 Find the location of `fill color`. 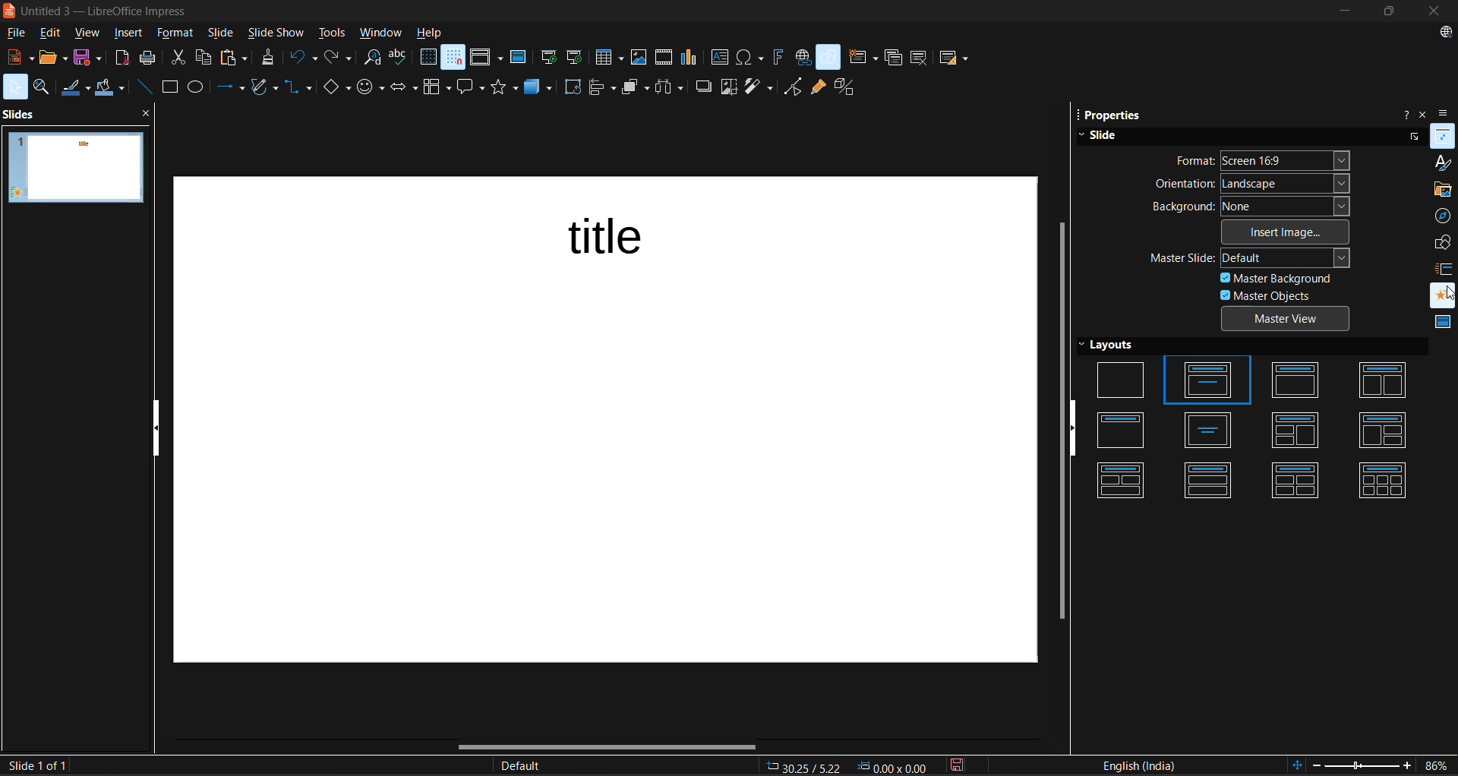

fill color is located at coordinates (112, 90).